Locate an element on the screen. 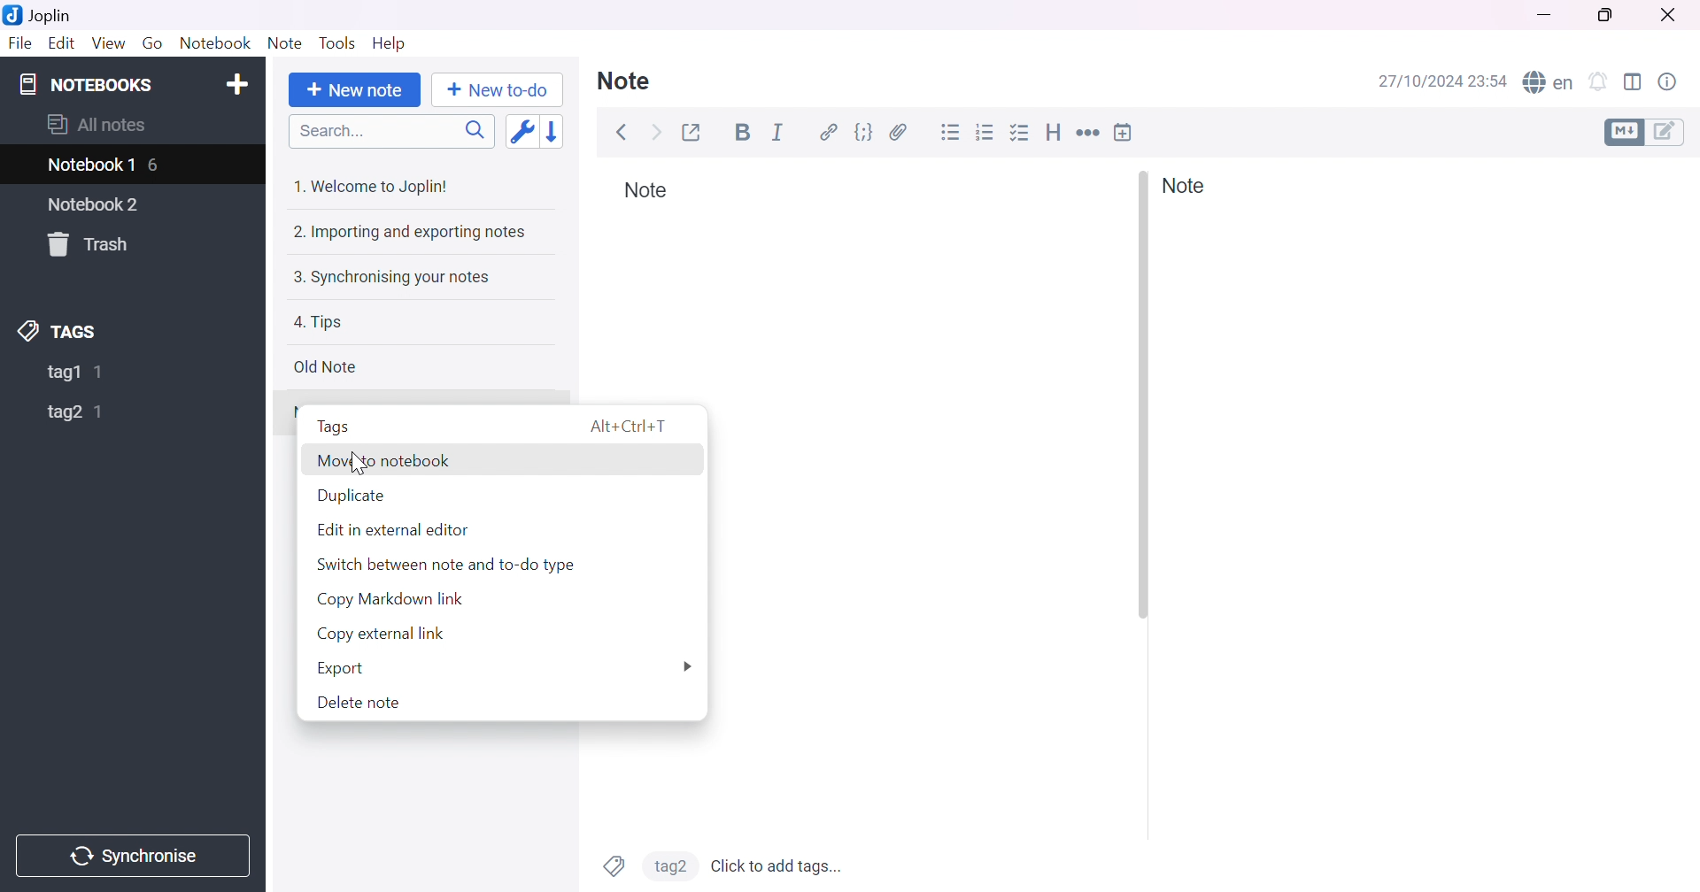 The height and width of the screenshot is (892, 1700). Notebook2 is located at coordinates (94, 204).